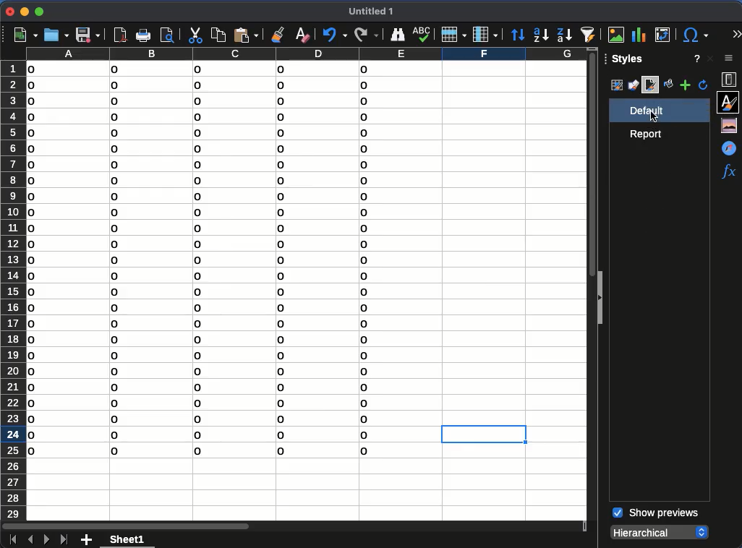  Describe the element at coordinates (24, 12) in the screenshot. I see `minimize` at that location.